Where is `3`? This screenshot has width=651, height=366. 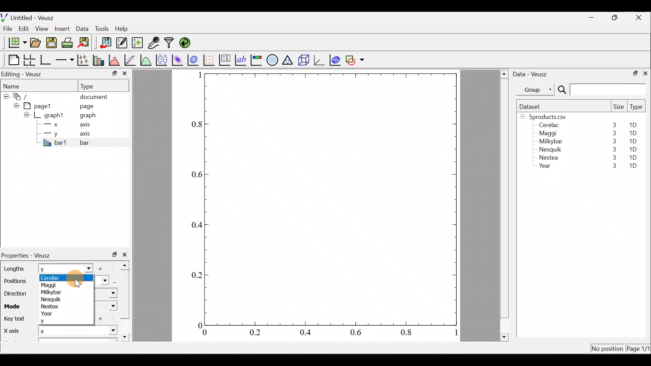 3 is located at coordinates (613, 133).